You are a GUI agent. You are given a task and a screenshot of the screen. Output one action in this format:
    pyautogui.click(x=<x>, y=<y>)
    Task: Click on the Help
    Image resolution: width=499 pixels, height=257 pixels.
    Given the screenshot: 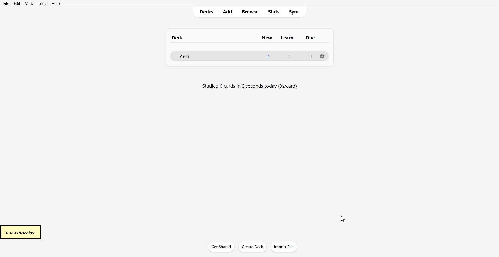 What is the action you would take?
    pyautogui.click(x=57, y=4)
    